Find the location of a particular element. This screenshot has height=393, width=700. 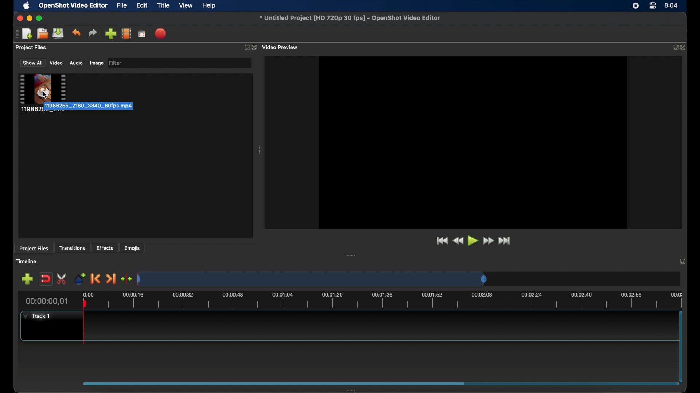

jump to start is located at coordinates (442, 241).